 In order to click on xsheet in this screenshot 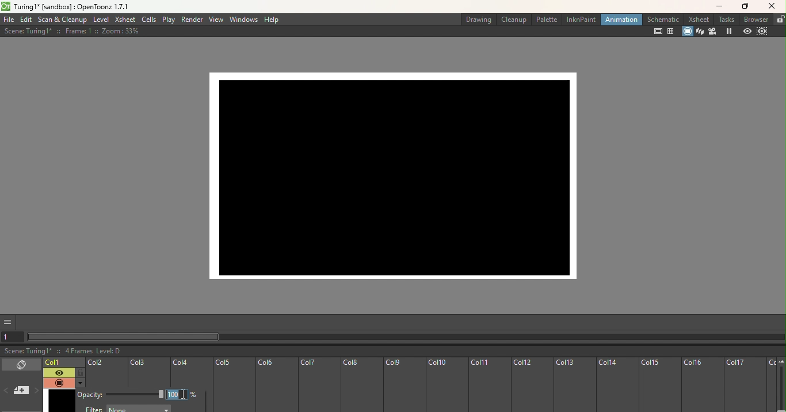, I will do `click(124, 20)`.